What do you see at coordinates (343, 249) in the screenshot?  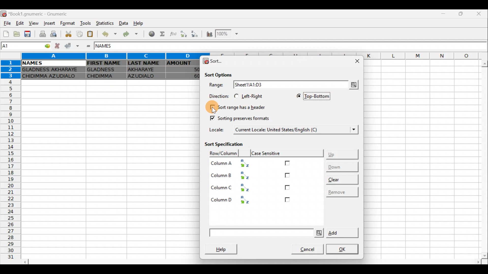 I see `OK` at bounding box center [343, 249].